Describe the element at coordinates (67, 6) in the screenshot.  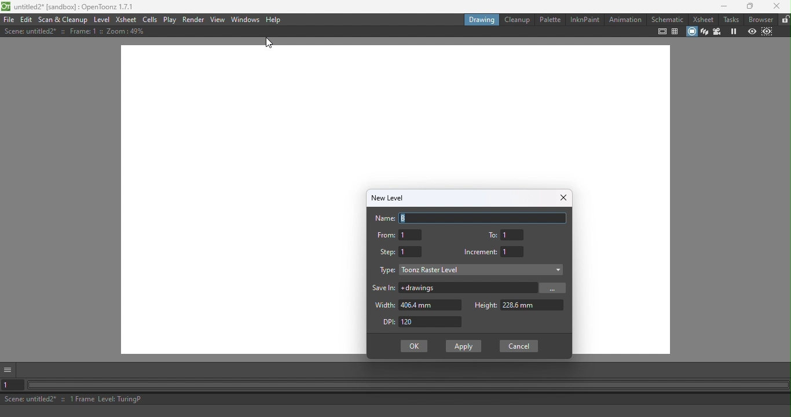
I see `File name` at that location.